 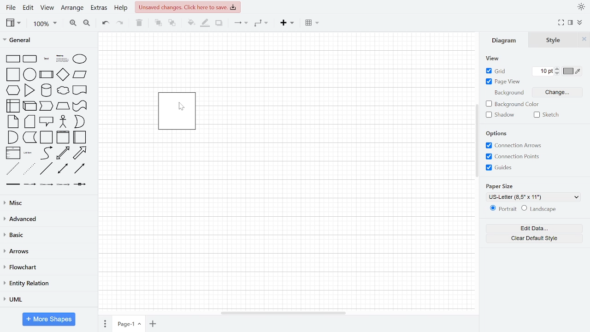 I want to click on zoom, so click(x=46, y=24).